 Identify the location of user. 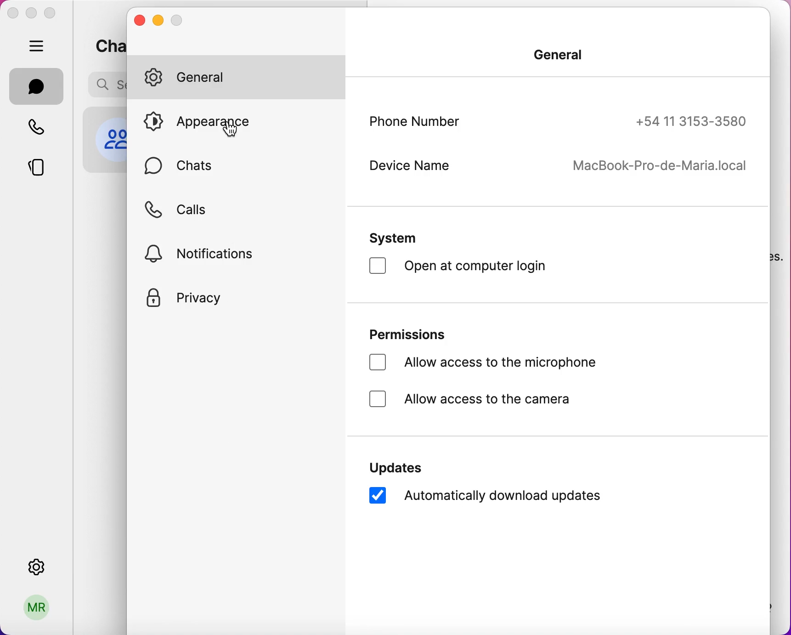
(40, 611).